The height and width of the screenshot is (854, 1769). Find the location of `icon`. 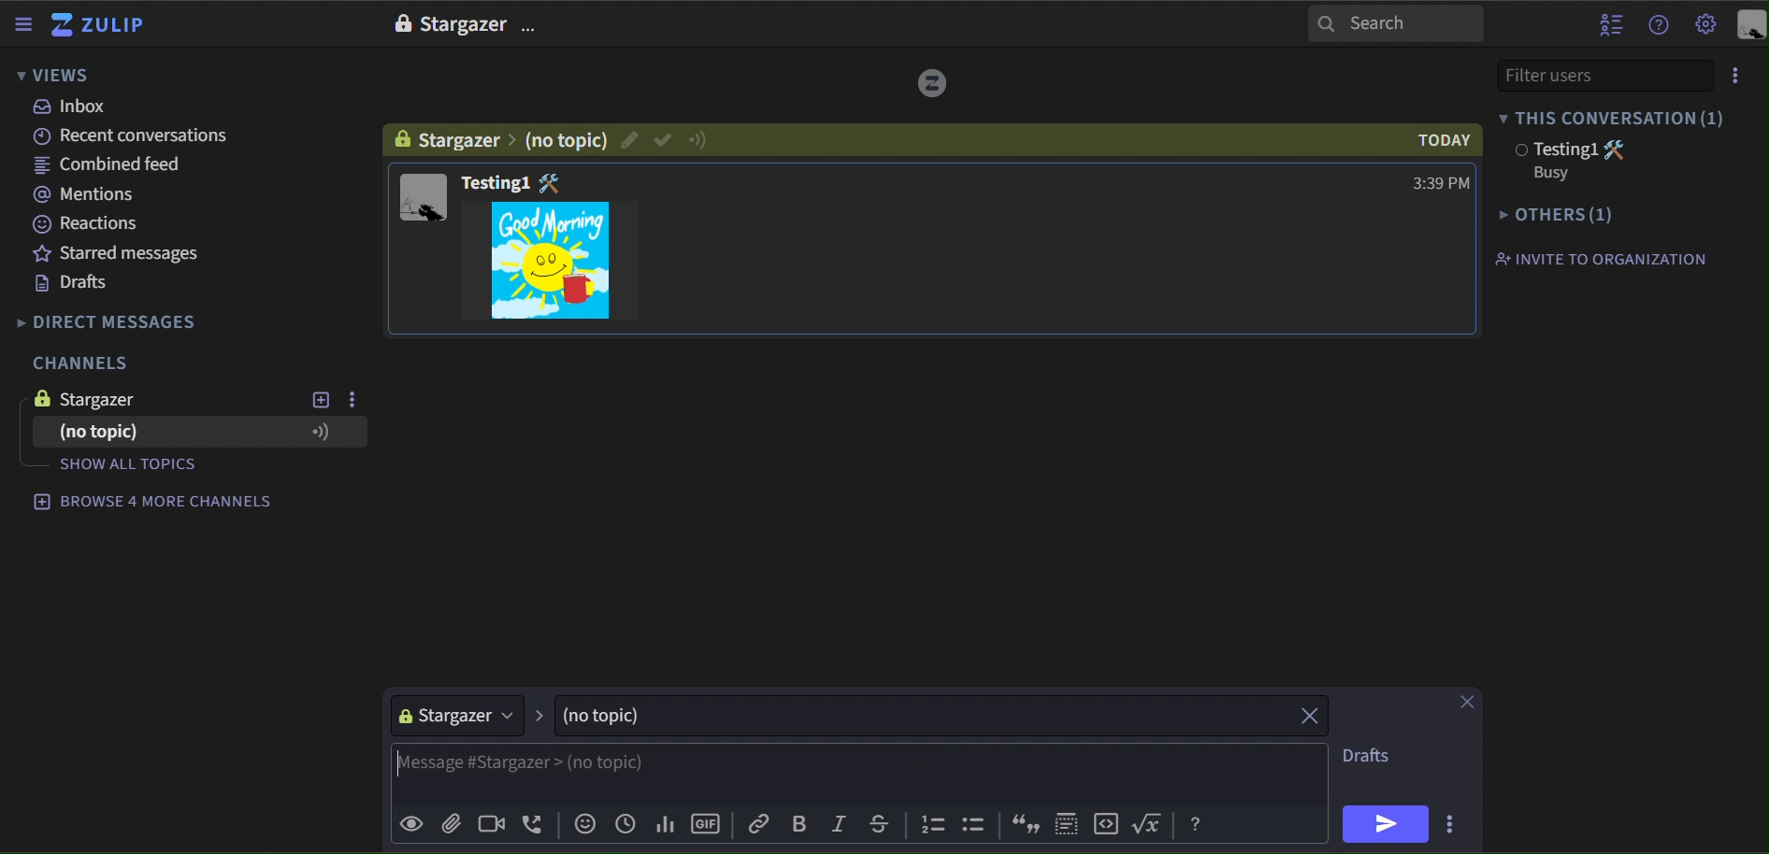

icon is located at coordinates (1152, 823).